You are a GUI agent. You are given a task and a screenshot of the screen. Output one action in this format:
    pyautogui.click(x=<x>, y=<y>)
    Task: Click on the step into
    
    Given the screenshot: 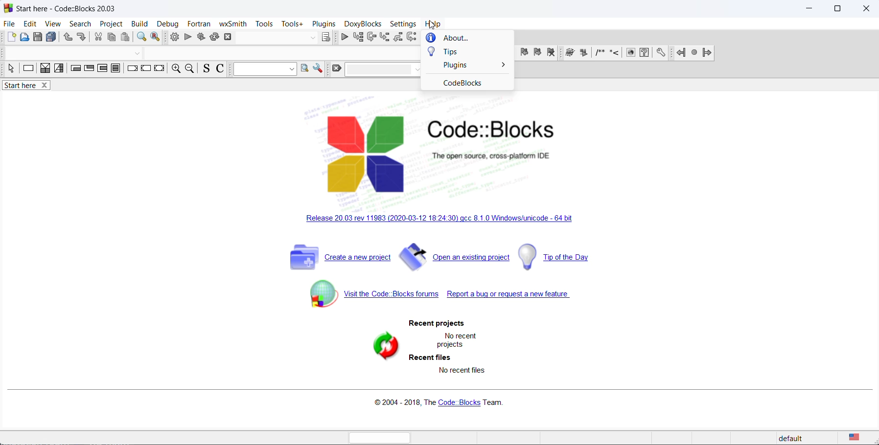 What is the action you would take?
    pyautogui.click(x=386, y=37)
    